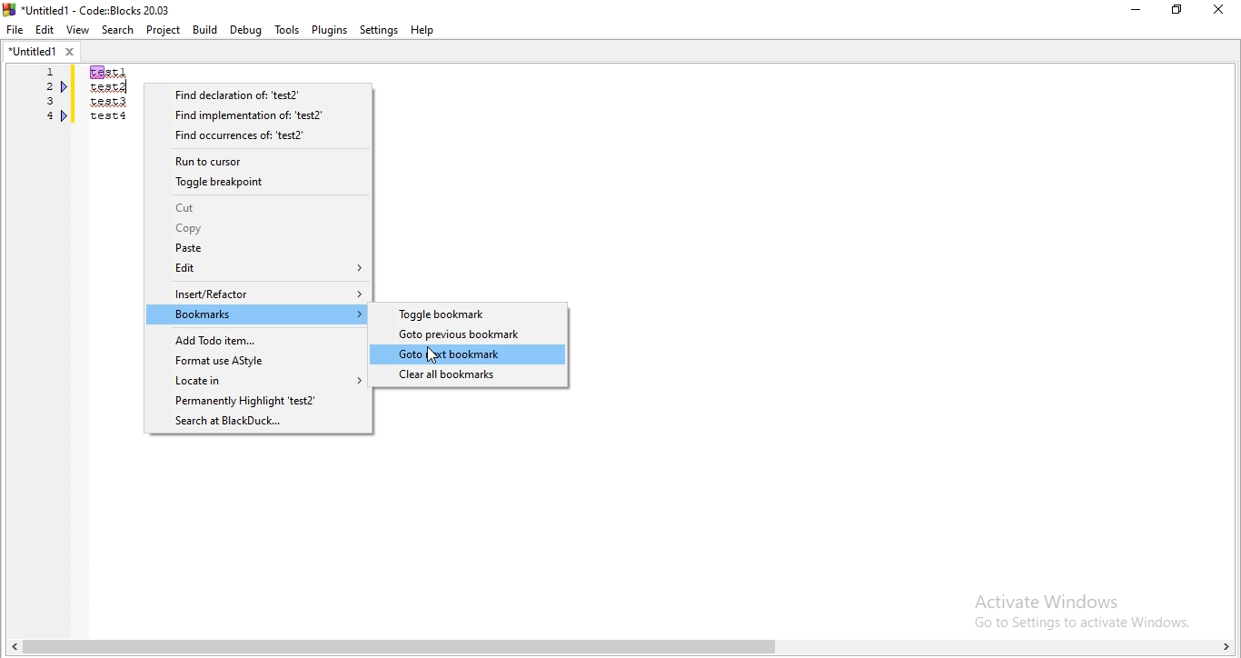  I want to click on Selected Goto txt bookmark, so click(472, 355).